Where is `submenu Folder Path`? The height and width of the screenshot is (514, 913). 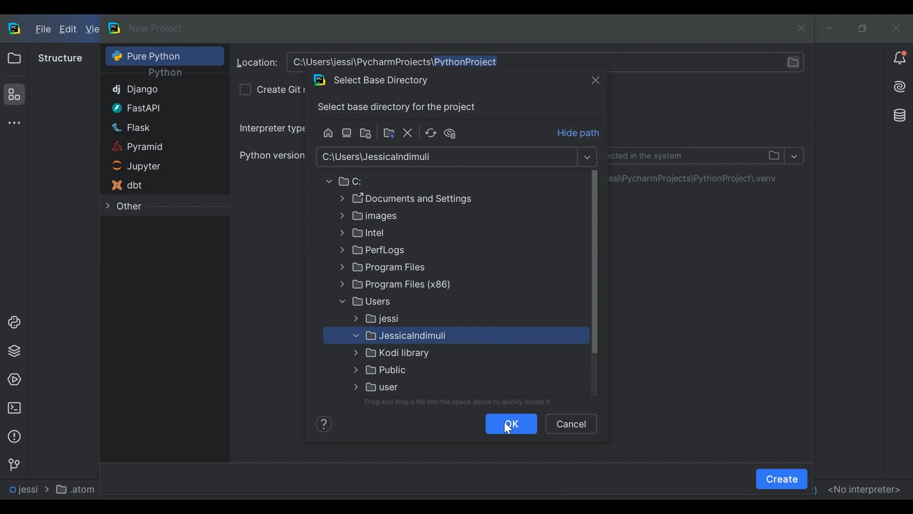
submenu Folder Path is located at coordinates (416, 386).